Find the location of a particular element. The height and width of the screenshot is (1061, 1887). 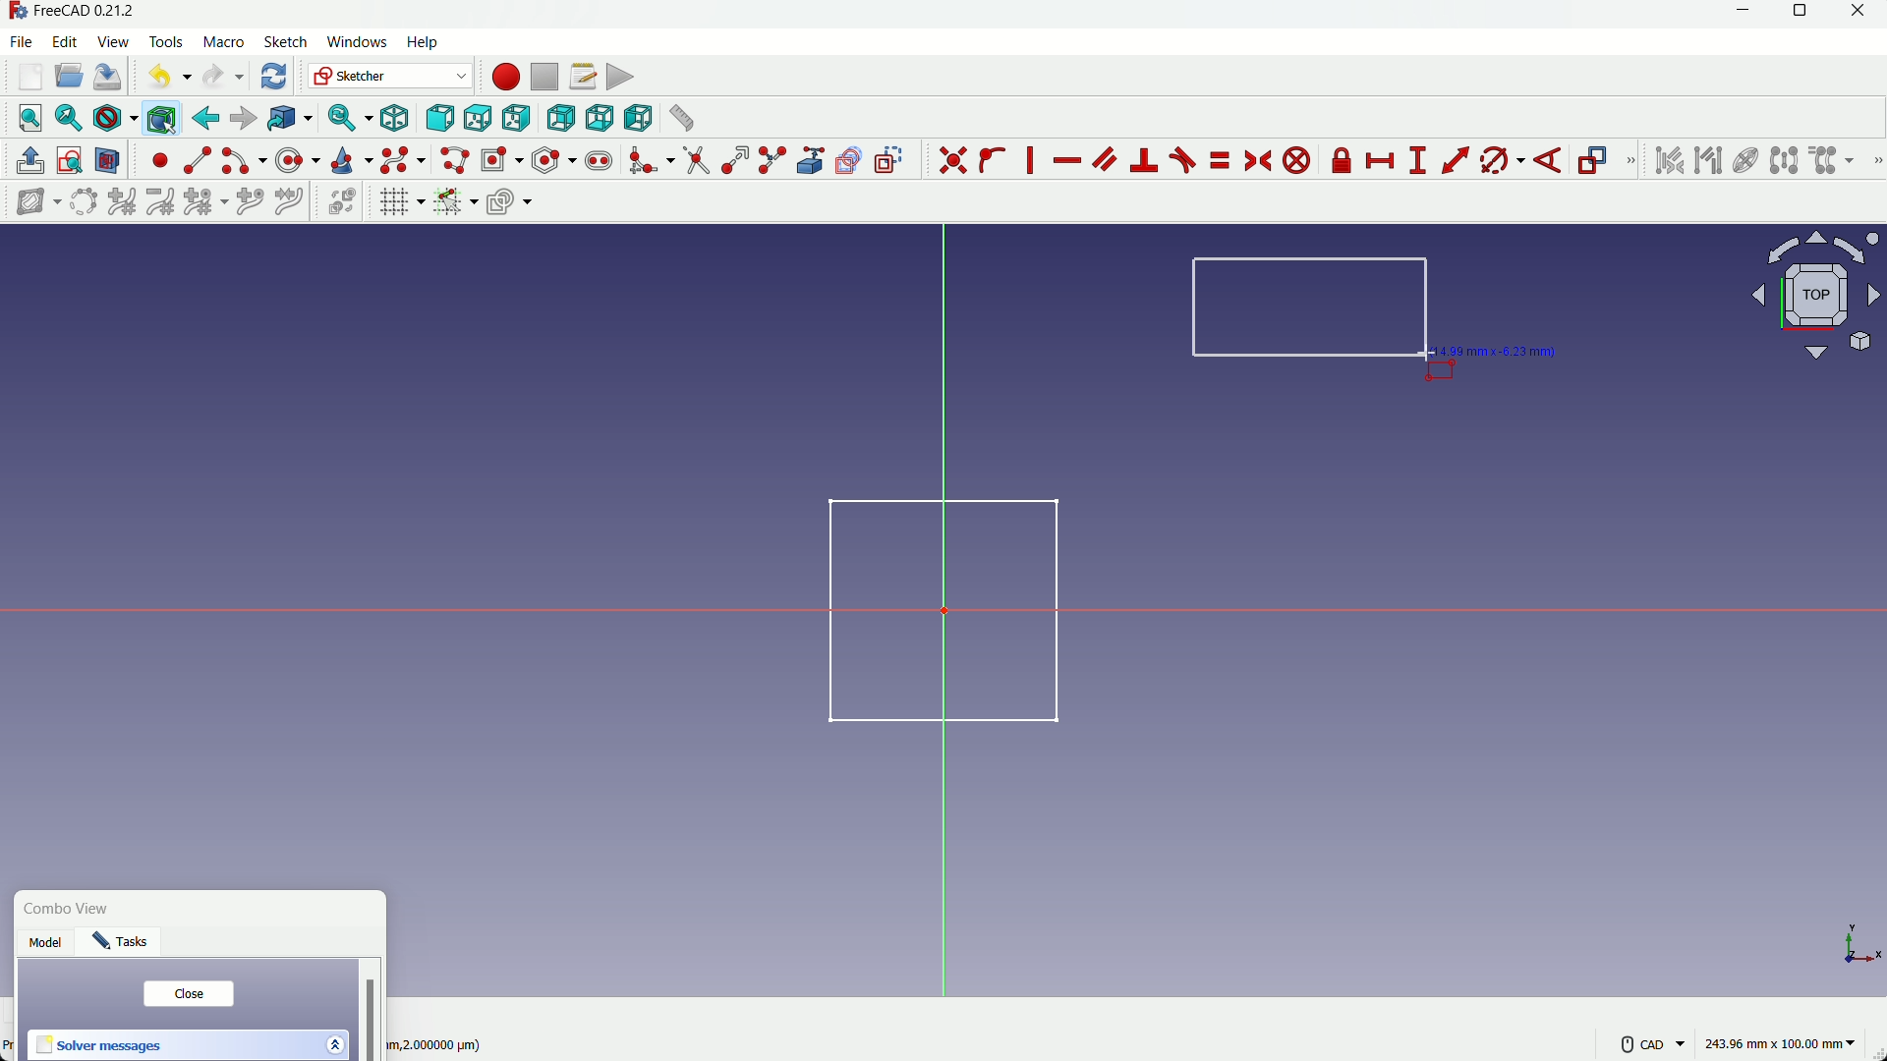

save file is located at coordinates (108, 78).